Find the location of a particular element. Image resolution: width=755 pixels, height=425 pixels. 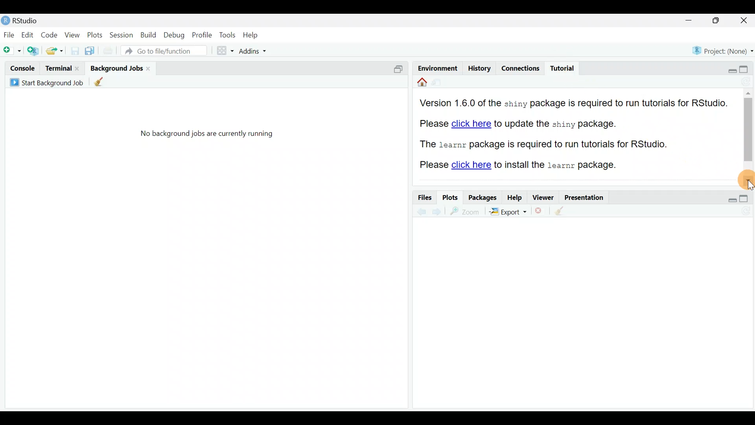

Open an existing file is located at coordinates (55, 50).